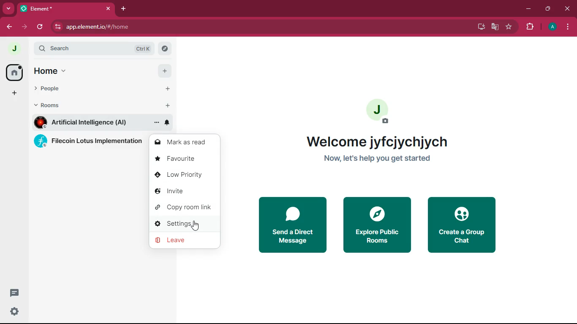 The width and height of the screenshot is (577, 324). Describe the element at coordinates (95, 49) in the screenshot. I see `search` at that location.